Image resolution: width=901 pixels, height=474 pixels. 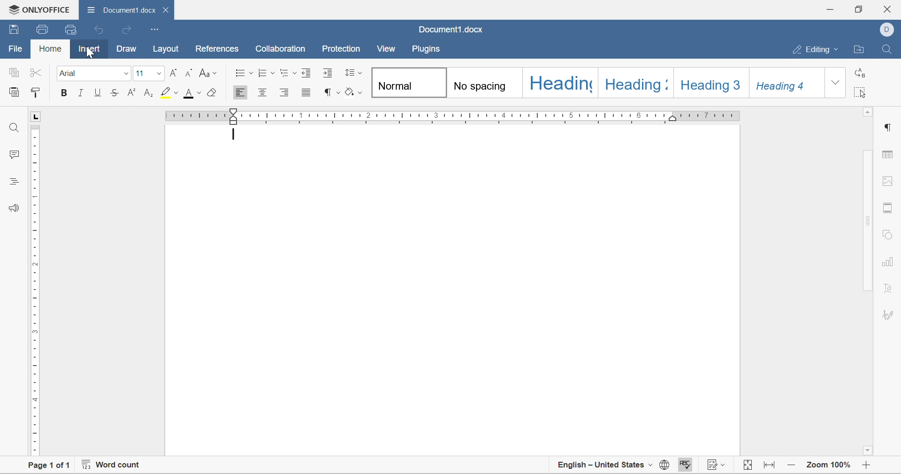 I want to click on Read Aloud or Accessibility Options, so click(x=12, y=207).